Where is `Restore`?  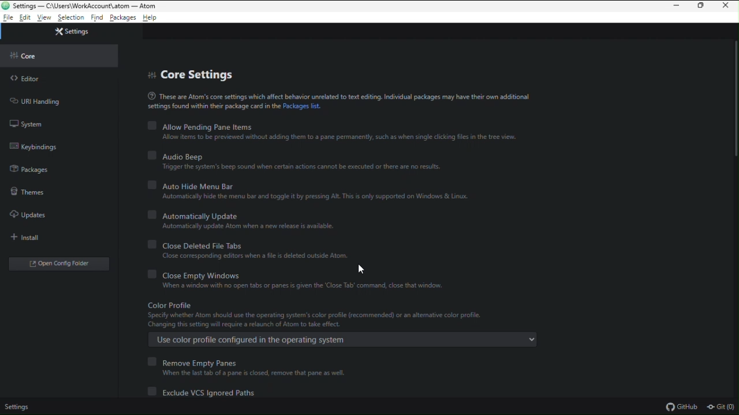 Restore is located at coordinates (702, 7).